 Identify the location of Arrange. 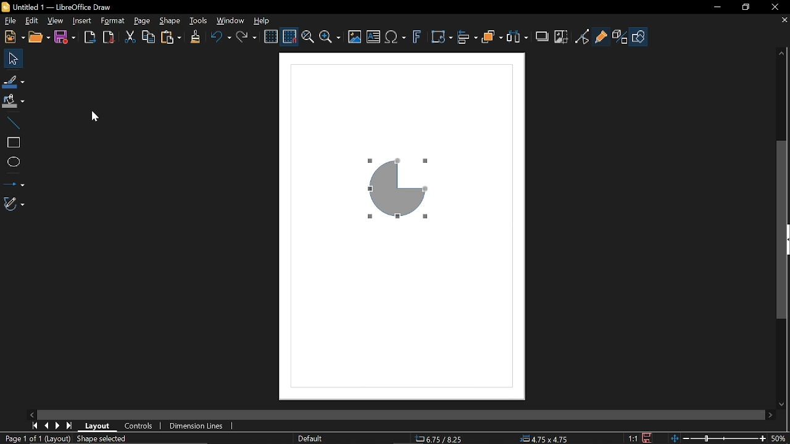
(493, 38).